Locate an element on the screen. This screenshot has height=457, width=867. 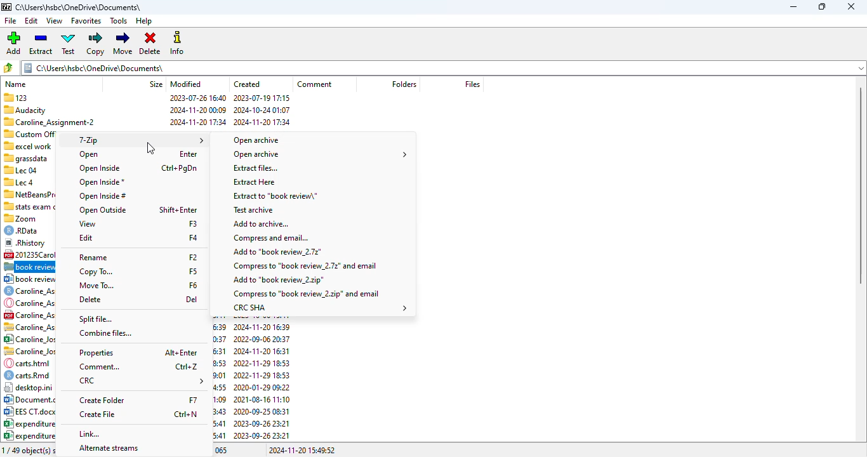
shortcut for open inside is located at coordinates (179, 168).